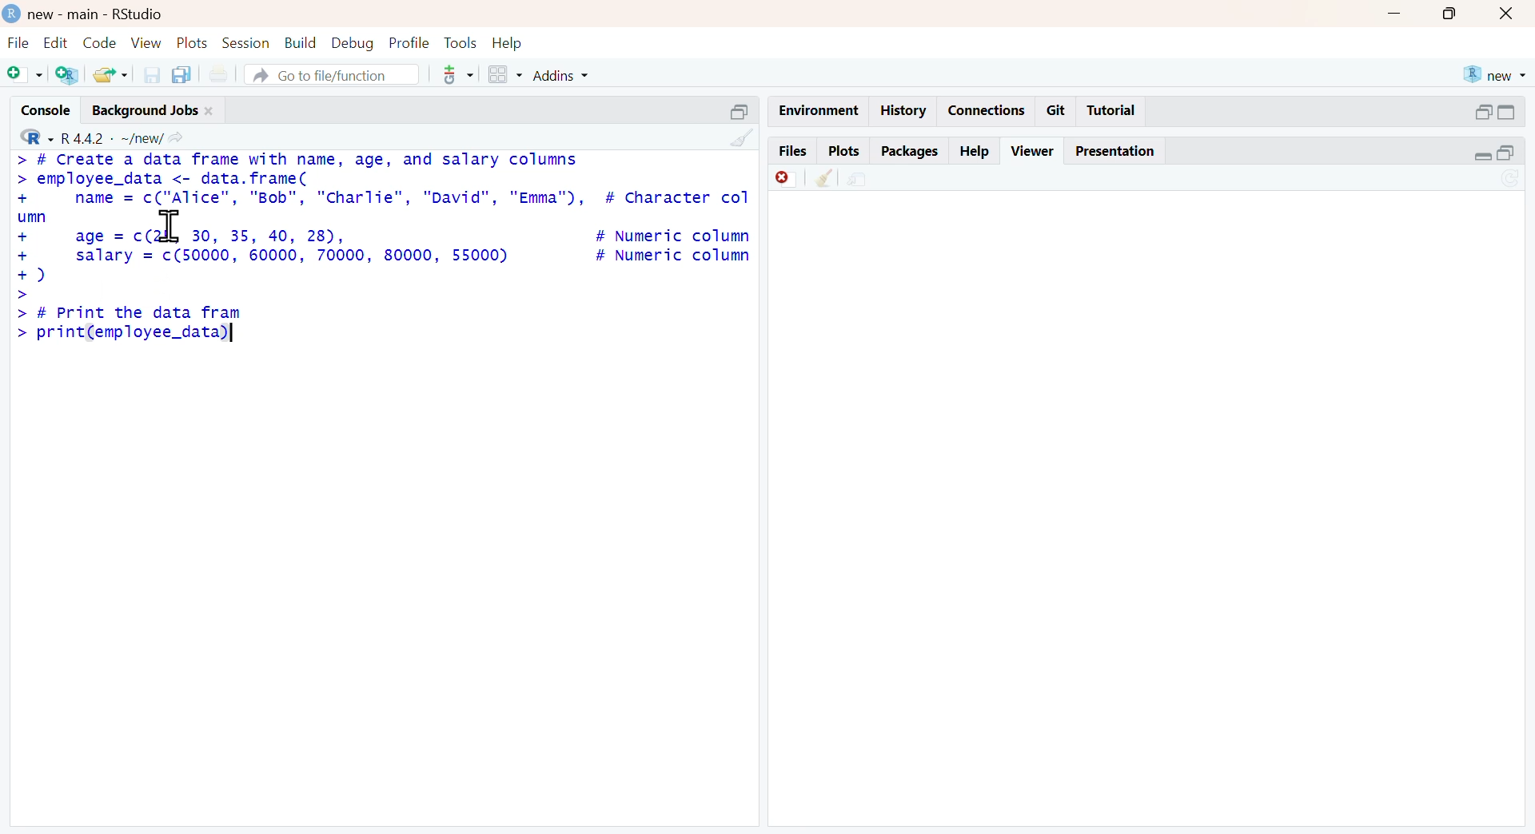  What do you see at coordinates (906, 112) in the screenshot?
I see `History` at bounding box center [906, 112].